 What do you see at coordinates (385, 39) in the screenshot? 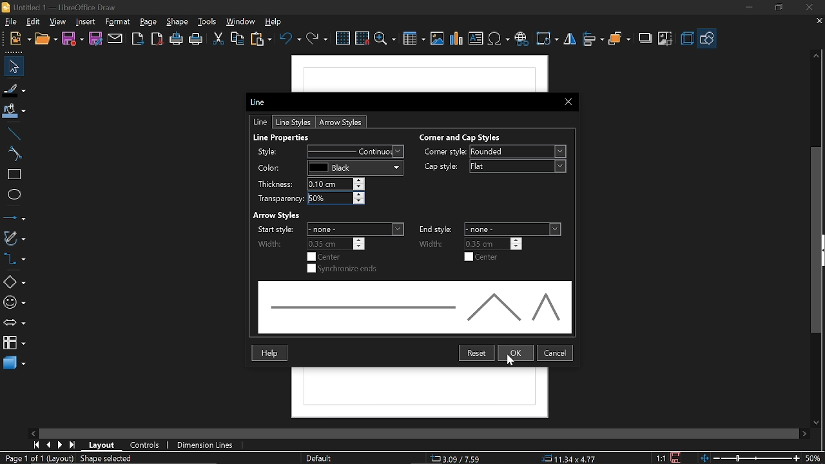
I see `zoom` at bounding box center [385, 39].